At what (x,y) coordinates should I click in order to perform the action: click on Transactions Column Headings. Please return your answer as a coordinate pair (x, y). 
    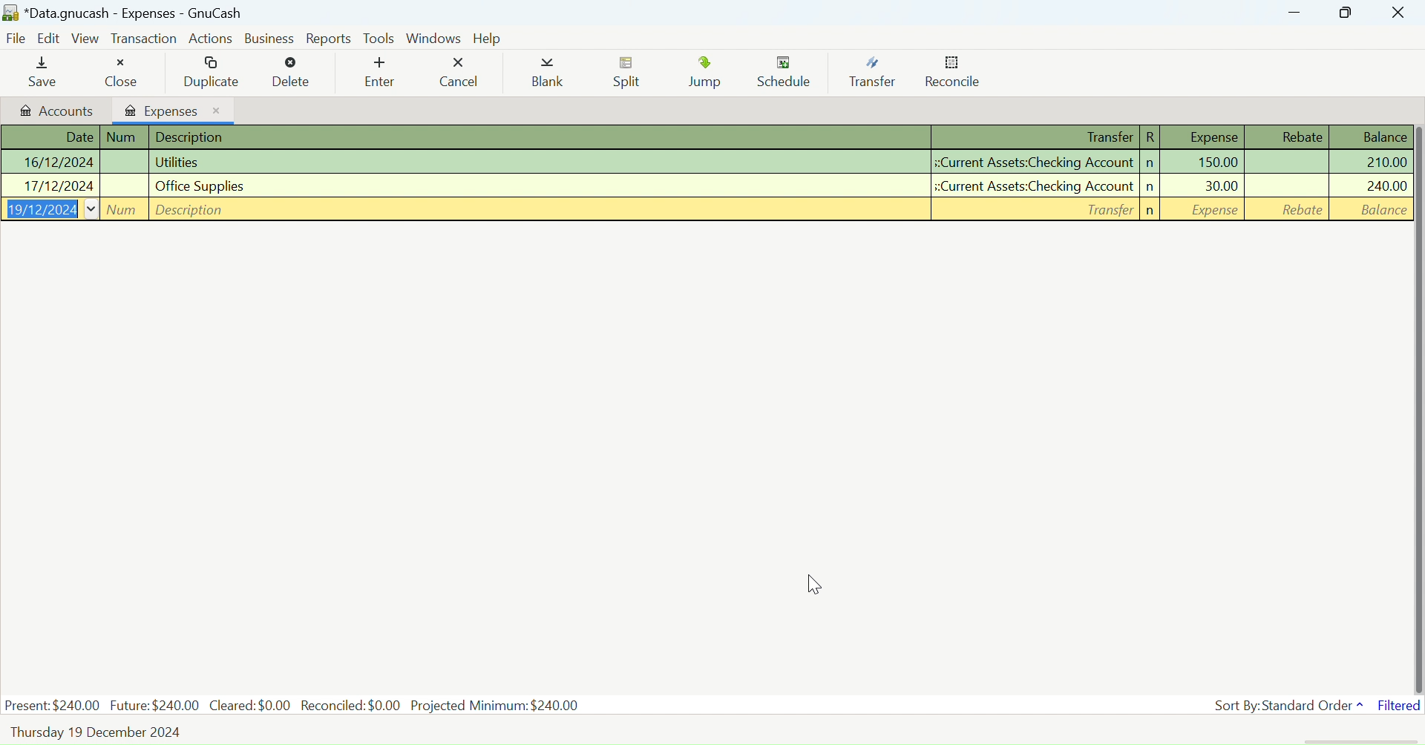
    Looking at the image, I should click on (707, 138).